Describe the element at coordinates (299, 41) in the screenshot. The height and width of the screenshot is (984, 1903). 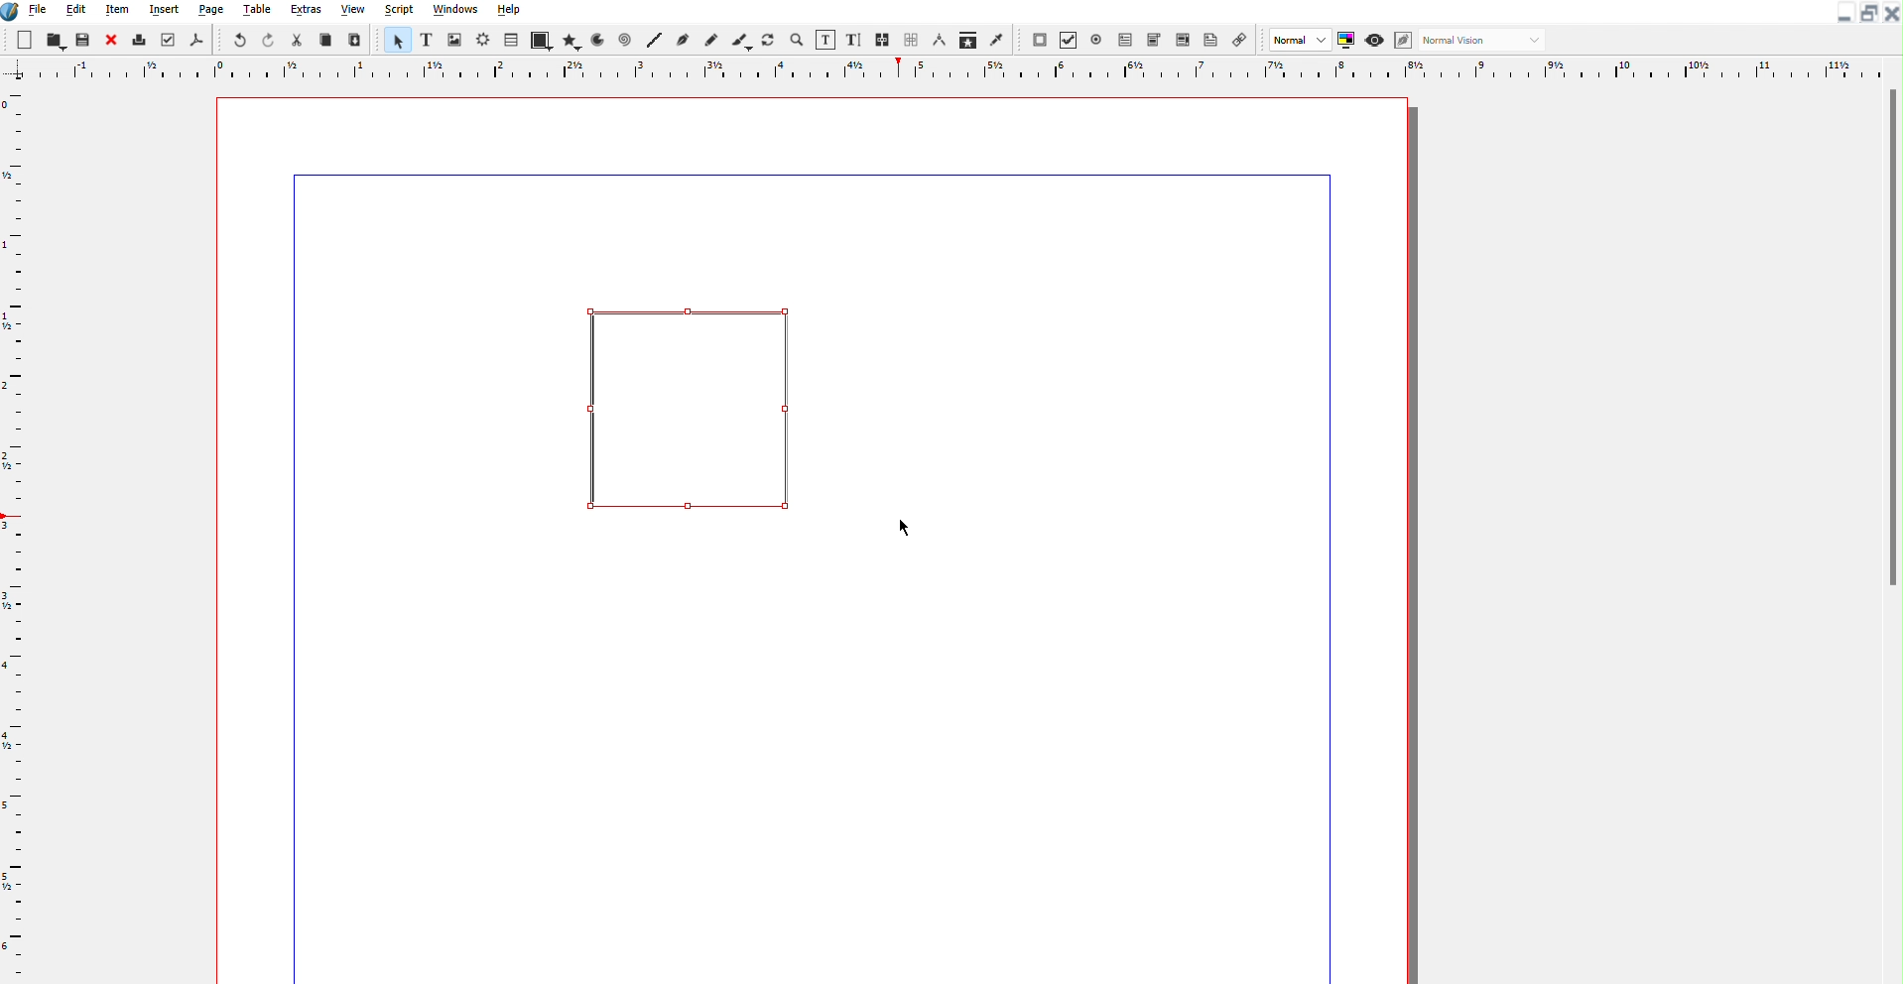
I see `Cut` at that location.